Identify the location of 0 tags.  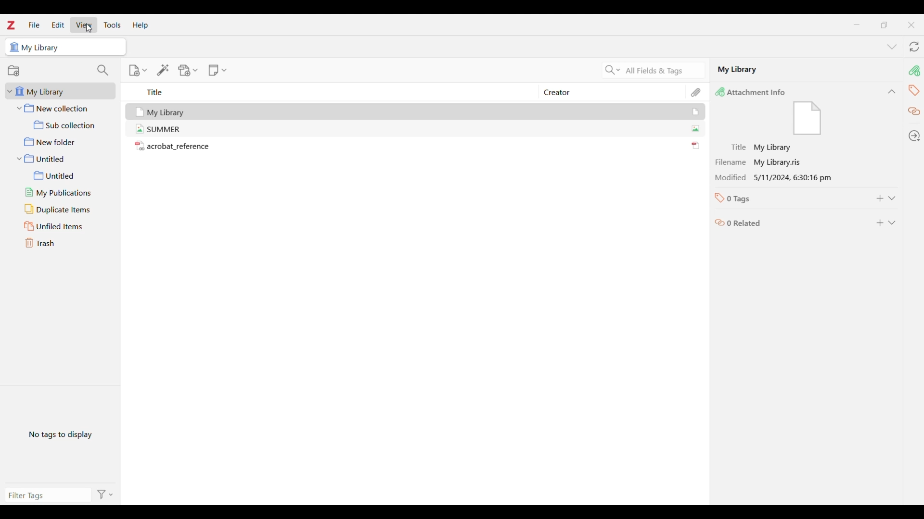
(738, 198).